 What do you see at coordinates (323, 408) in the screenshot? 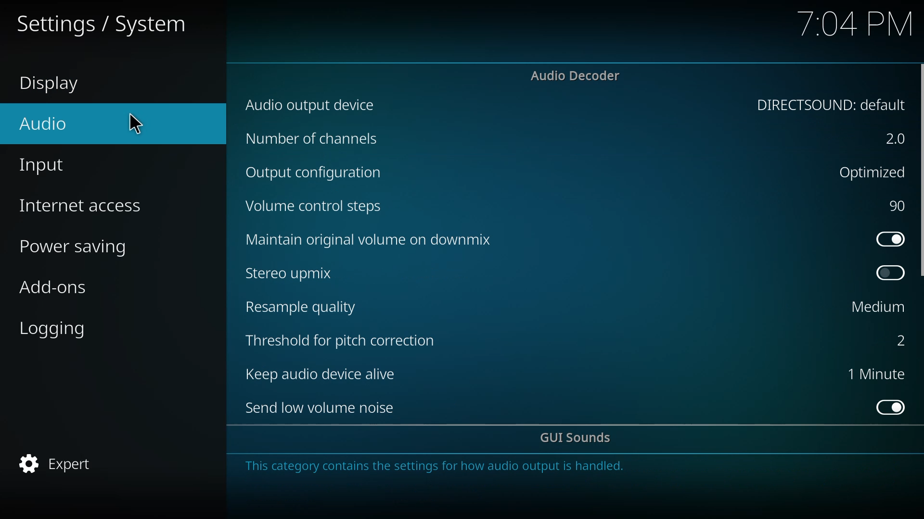
I see `send low volume noise` at bounding box center [323, 408].